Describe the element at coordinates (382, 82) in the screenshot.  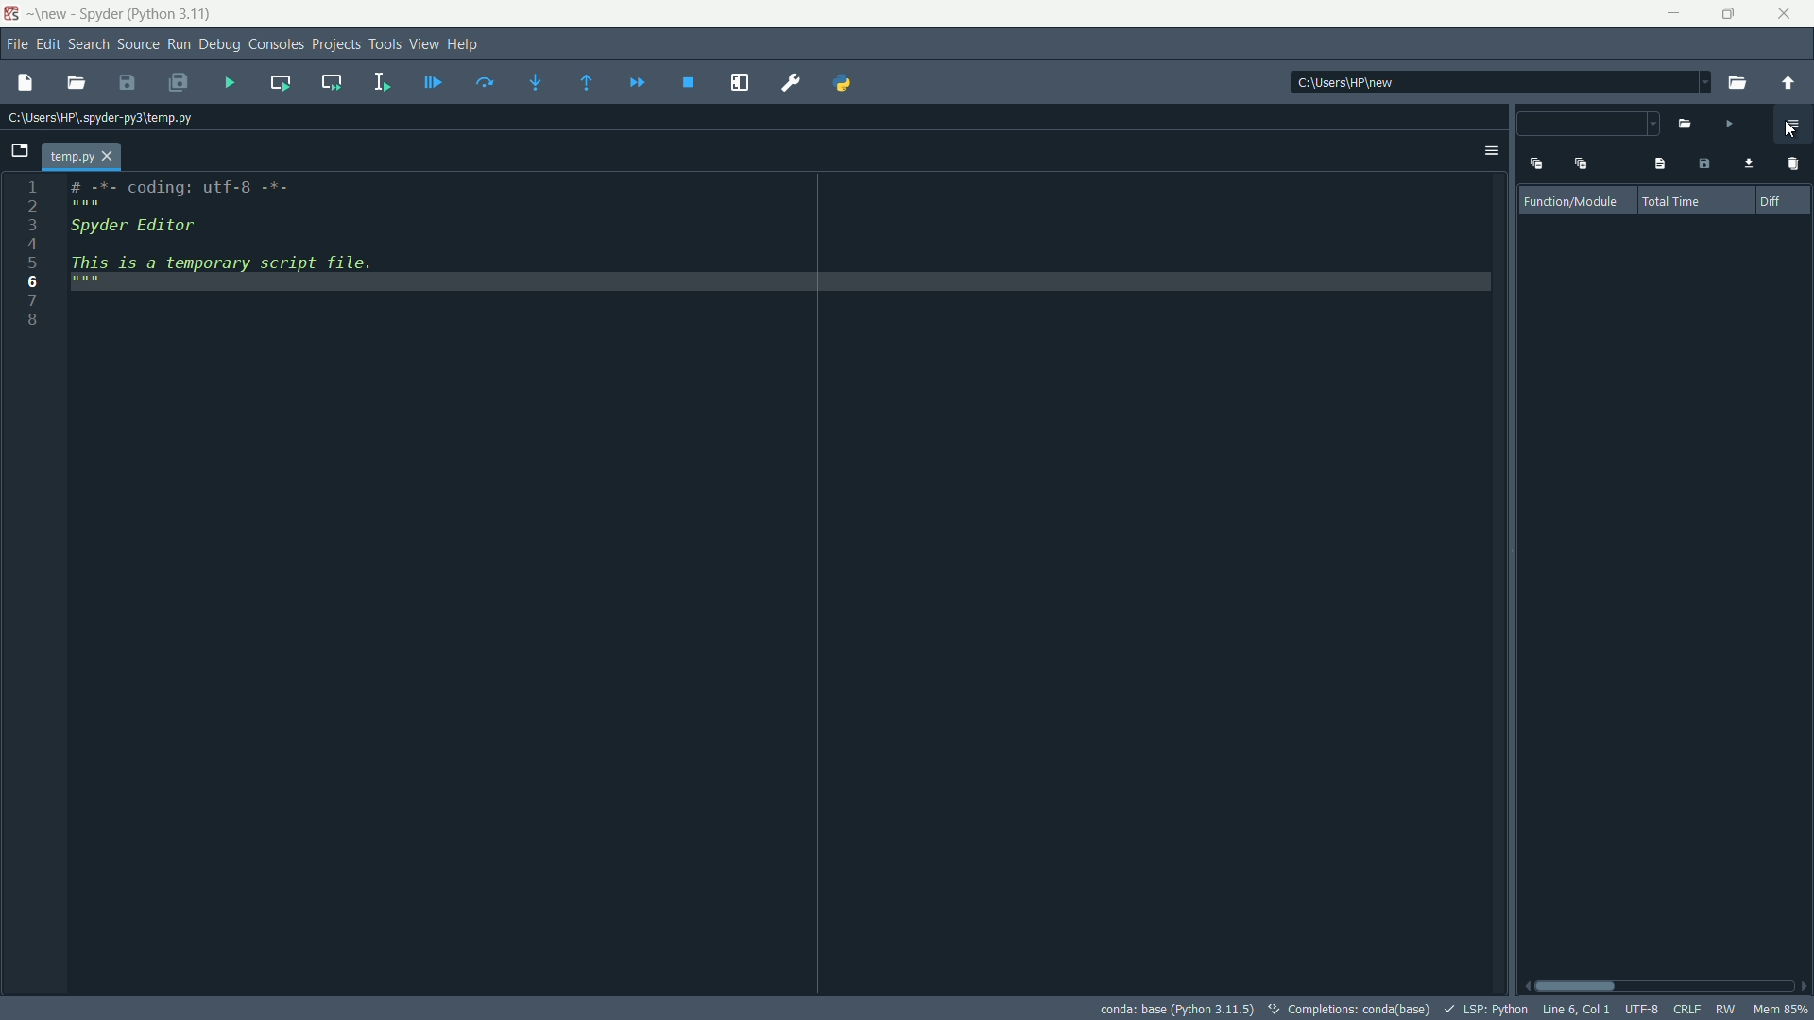
I see `run selection` at that location.